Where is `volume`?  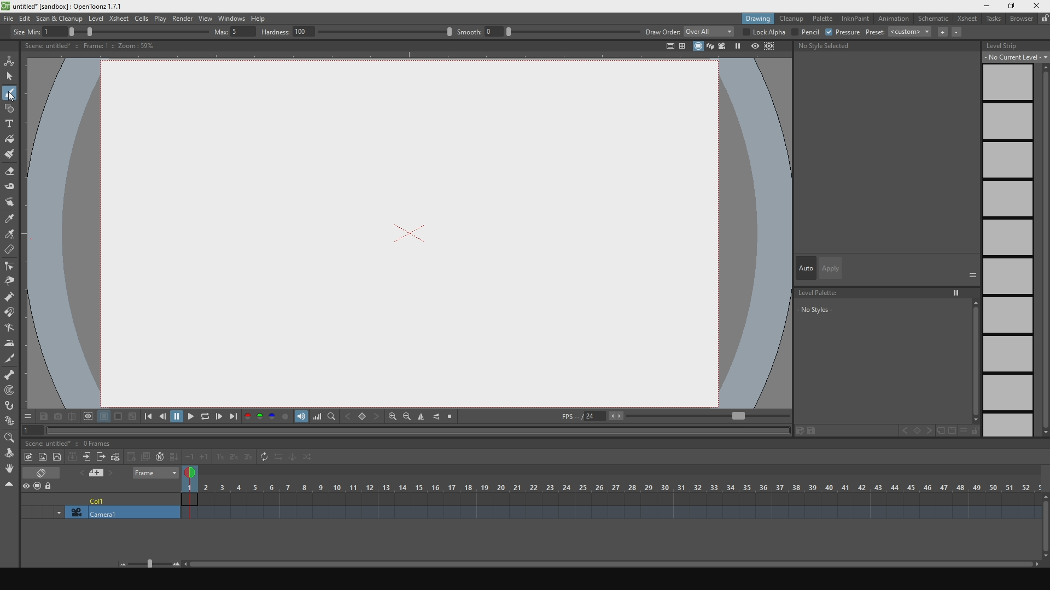 volume is located at coordinates (318, 416).